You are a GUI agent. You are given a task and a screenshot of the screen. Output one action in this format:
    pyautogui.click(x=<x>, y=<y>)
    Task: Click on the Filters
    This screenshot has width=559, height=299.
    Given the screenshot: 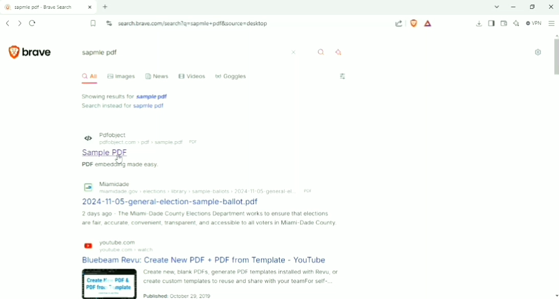 What is the action you would take?
    pyautogui.click(x=343, y=76)
    